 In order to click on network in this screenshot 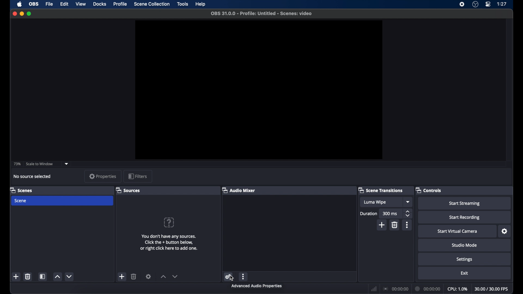, I will do `click(374, 288)`.